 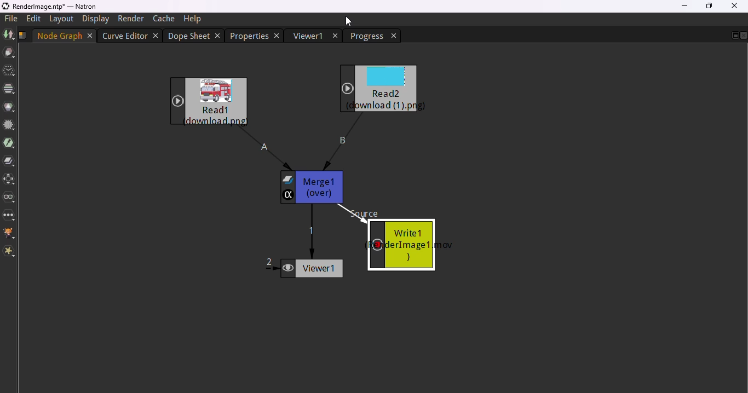 I want to click on display, so click(x=96, y=19).